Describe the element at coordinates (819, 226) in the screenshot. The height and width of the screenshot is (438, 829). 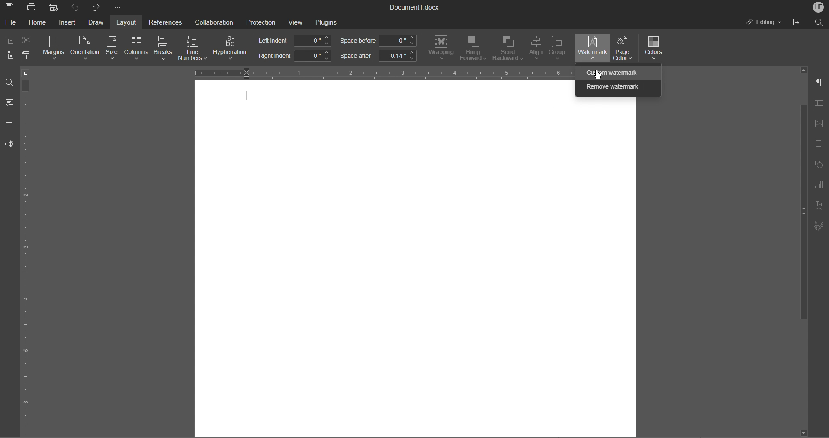
I see `Signature` at that location.